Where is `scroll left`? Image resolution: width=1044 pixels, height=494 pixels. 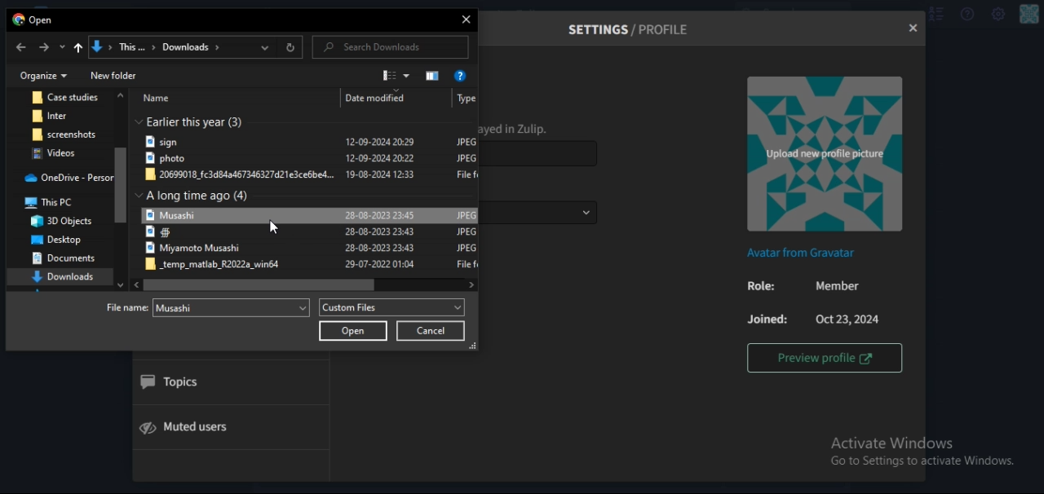
scroll left is located at coordinates (134, 285).